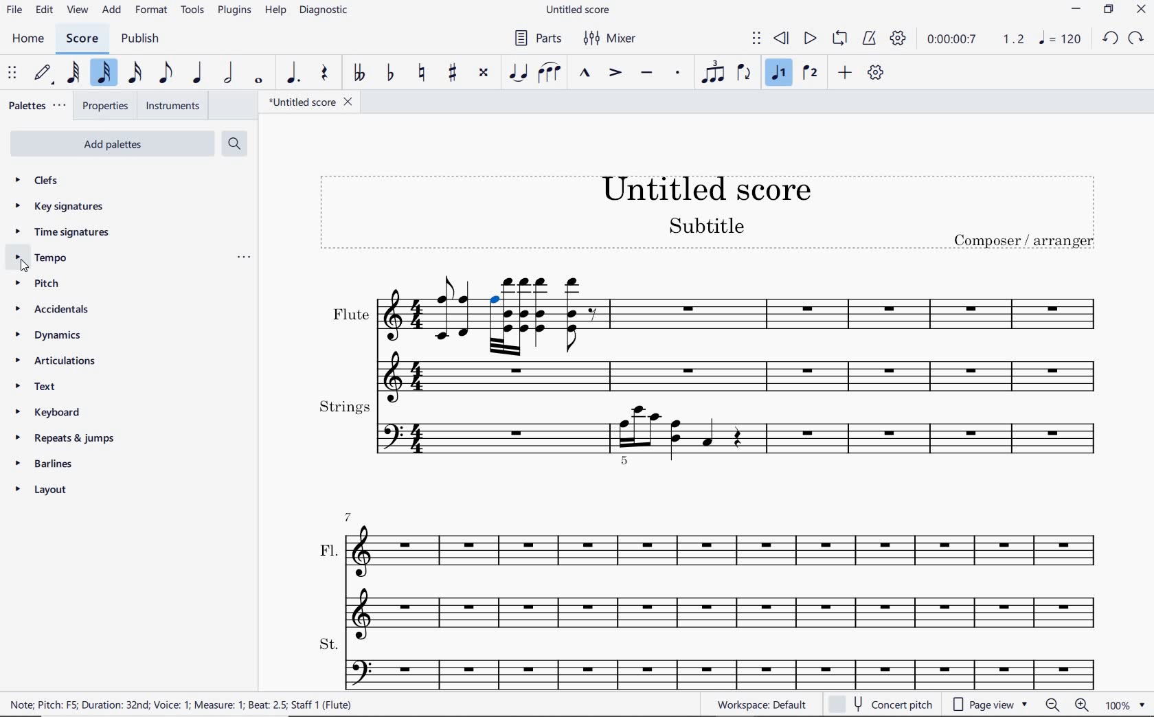  Describe the element at coordinates (313, 104) in the screenshot. I see `file name` at that location.